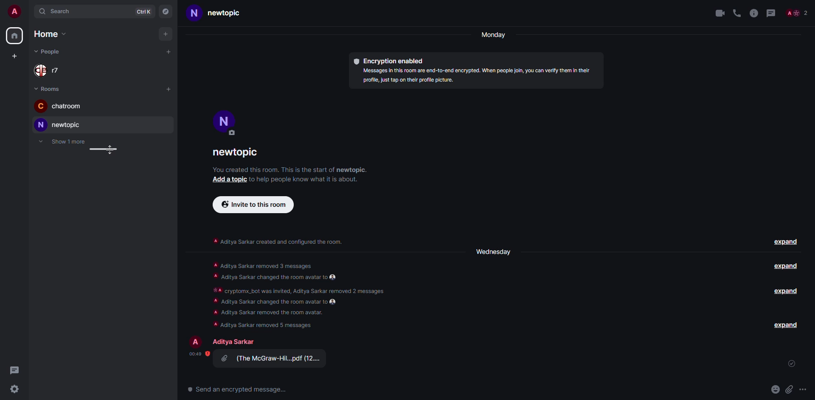 The image size is (815, 400). What do you see at coordinates (492, 36) in the screenshot?
I see `Monday` at bounding box center [492, 36].